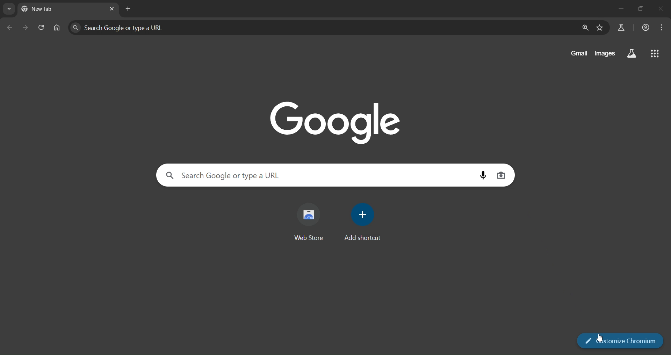 This screenshot has height=355, width=671. What do you see at coordinates (621, 340) in the screenshot?
I see `customize chromium` at bounding box center [621, 340].